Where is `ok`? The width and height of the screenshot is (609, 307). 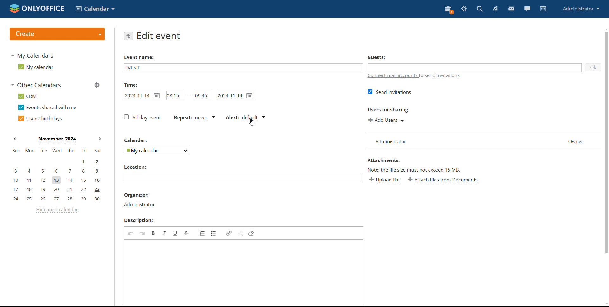
ok is located at coordinates (593, 67).